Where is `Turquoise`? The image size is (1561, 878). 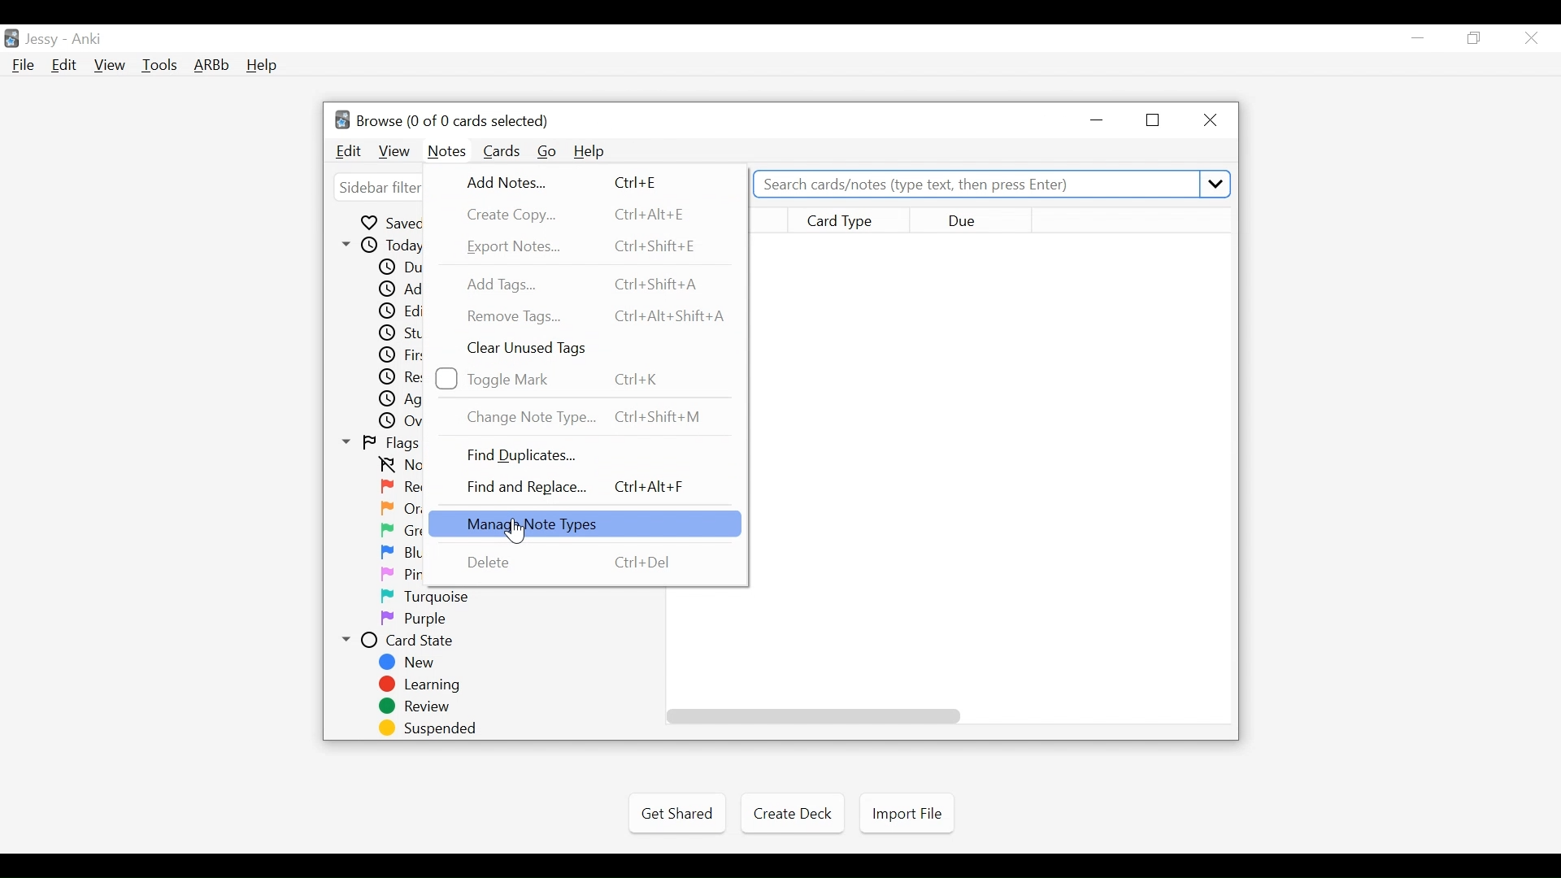
Turquoise is located at coordinates (428, 597).